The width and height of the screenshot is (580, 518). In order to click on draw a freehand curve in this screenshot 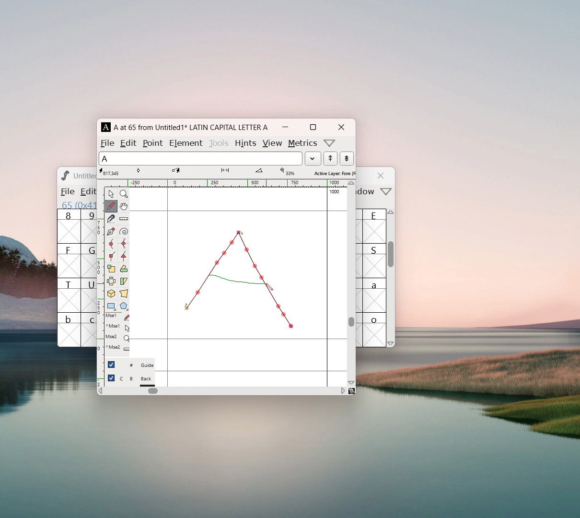, I will do `click(111, 206)`.